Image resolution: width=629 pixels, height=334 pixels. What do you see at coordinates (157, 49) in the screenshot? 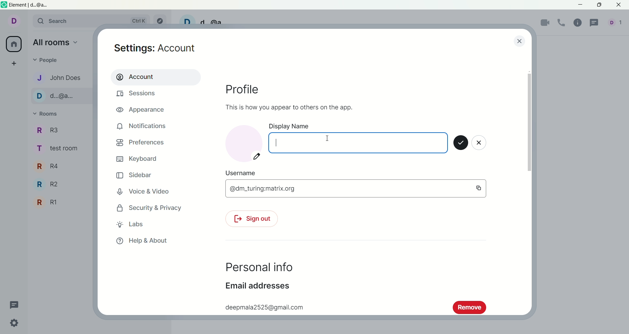
I see `settings: account` at bounding box center [157, 49].